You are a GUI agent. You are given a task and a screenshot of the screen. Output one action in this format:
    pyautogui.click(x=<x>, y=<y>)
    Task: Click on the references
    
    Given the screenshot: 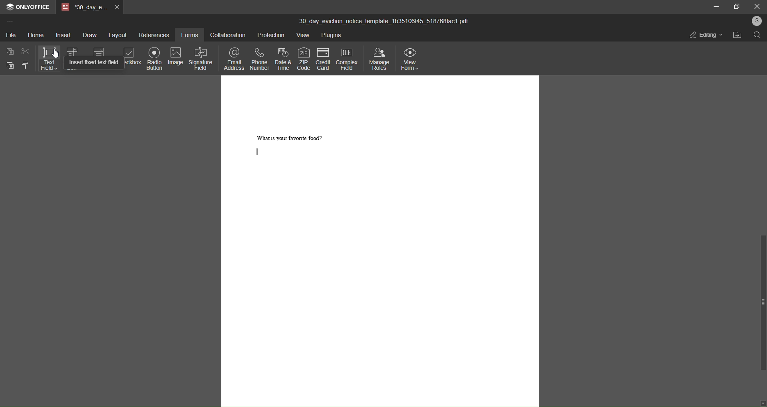 What is the action you would take?
    pyautogui.click(x=153, y=35)
    